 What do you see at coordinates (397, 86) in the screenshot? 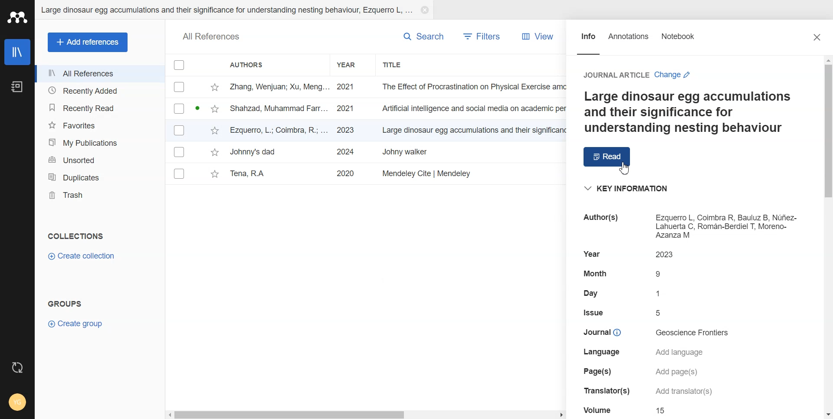
I see `File` at bounding box center [397, 86].